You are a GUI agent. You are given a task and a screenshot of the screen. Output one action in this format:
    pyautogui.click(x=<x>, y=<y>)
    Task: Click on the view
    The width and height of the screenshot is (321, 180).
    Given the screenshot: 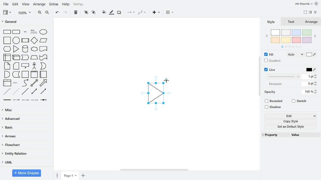 What is the action you would take?
    pyautogui.click(x=26, y=4)
    